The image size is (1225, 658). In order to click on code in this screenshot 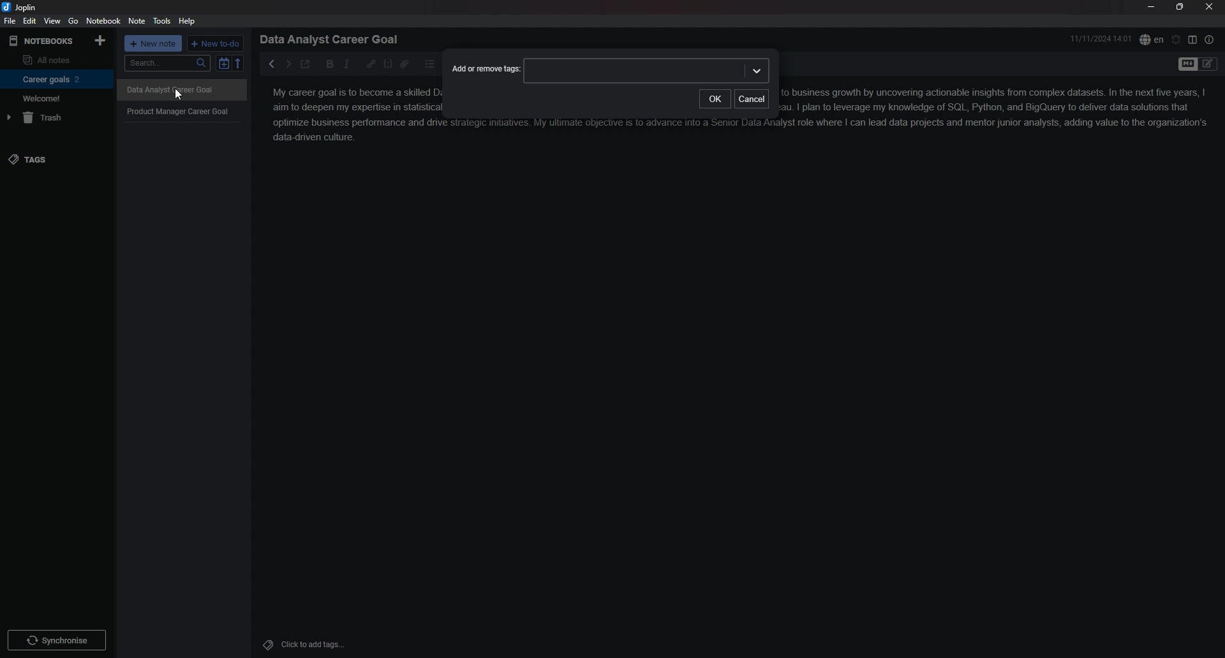, I will do `click(388, 64)`.